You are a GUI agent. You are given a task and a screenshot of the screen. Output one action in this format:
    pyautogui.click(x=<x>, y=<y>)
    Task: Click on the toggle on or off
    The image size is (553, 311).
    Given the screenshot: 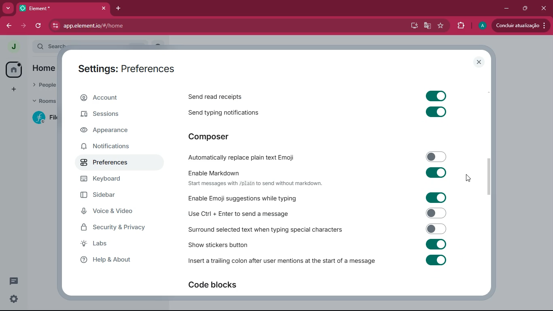 What is the action you would take?
    pyautogui.click(x=435, y=96)
    